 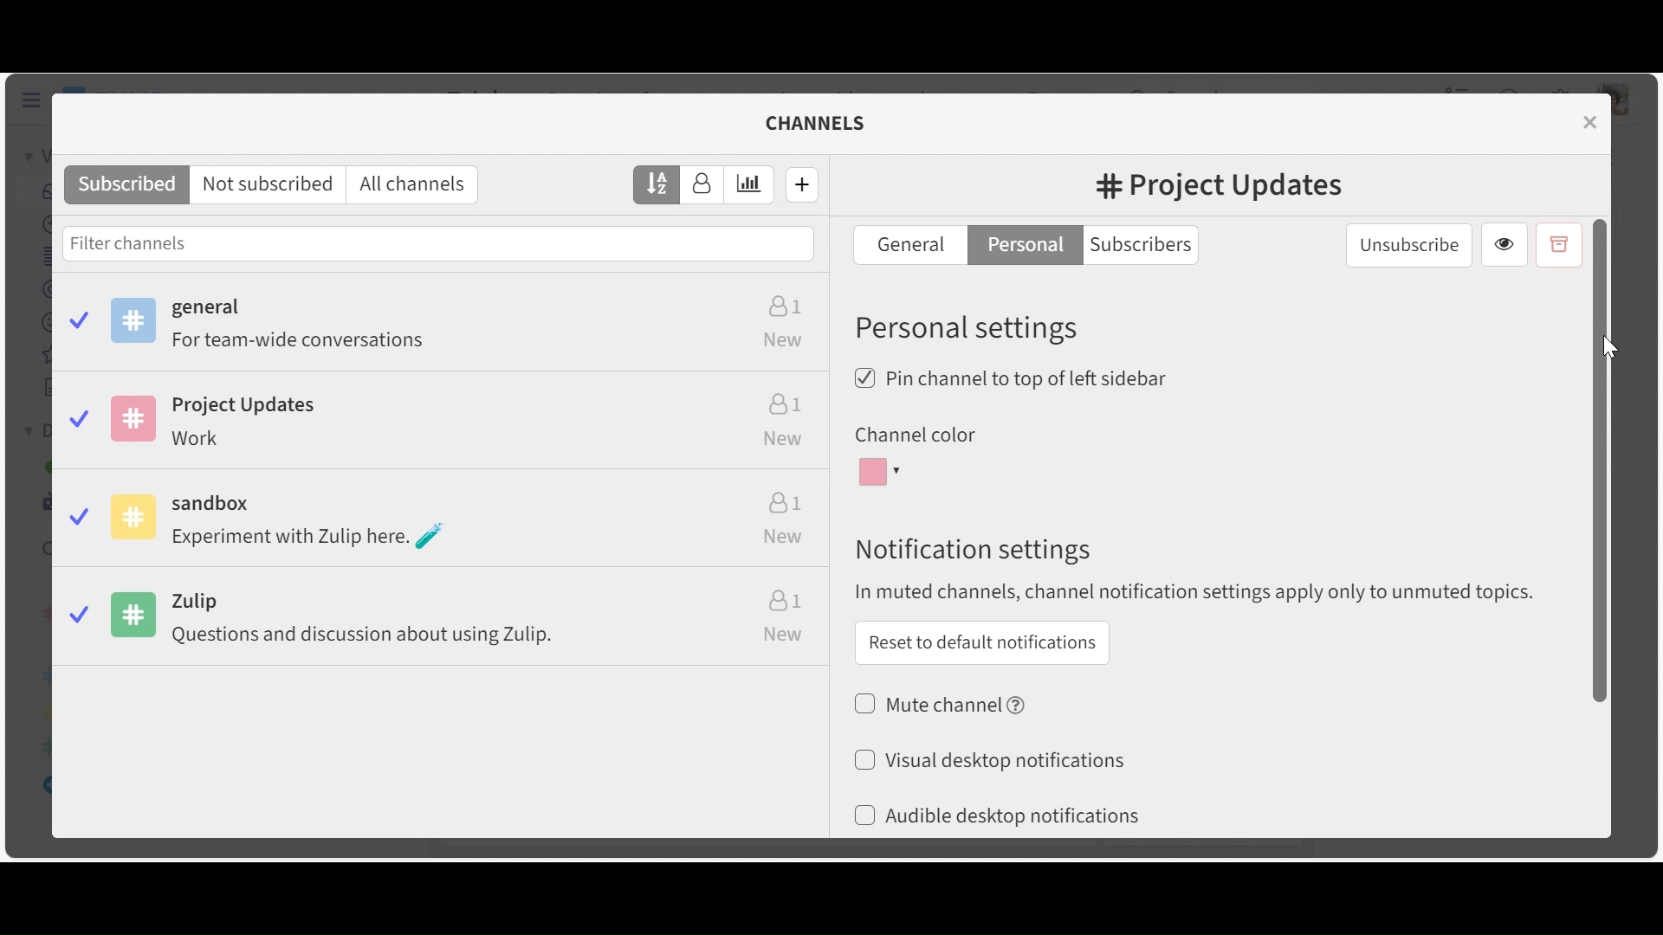 What do you see at coordinates (943, 704) in the screenshot?
I see `(un)select muted channel` at bounding box center [943, 704].